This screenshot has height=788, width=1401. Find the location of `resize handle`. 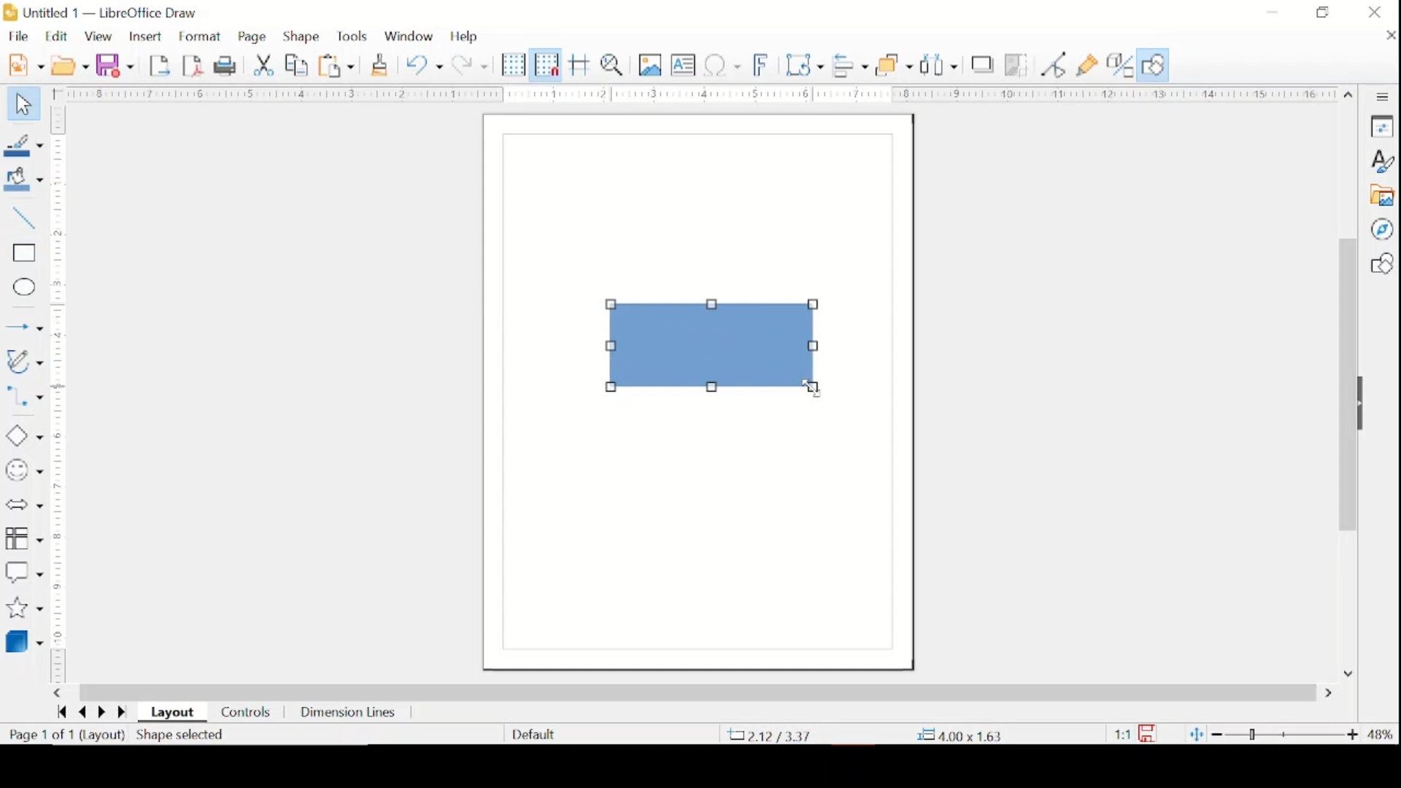

resize handle is located at coordinates (613, 306).